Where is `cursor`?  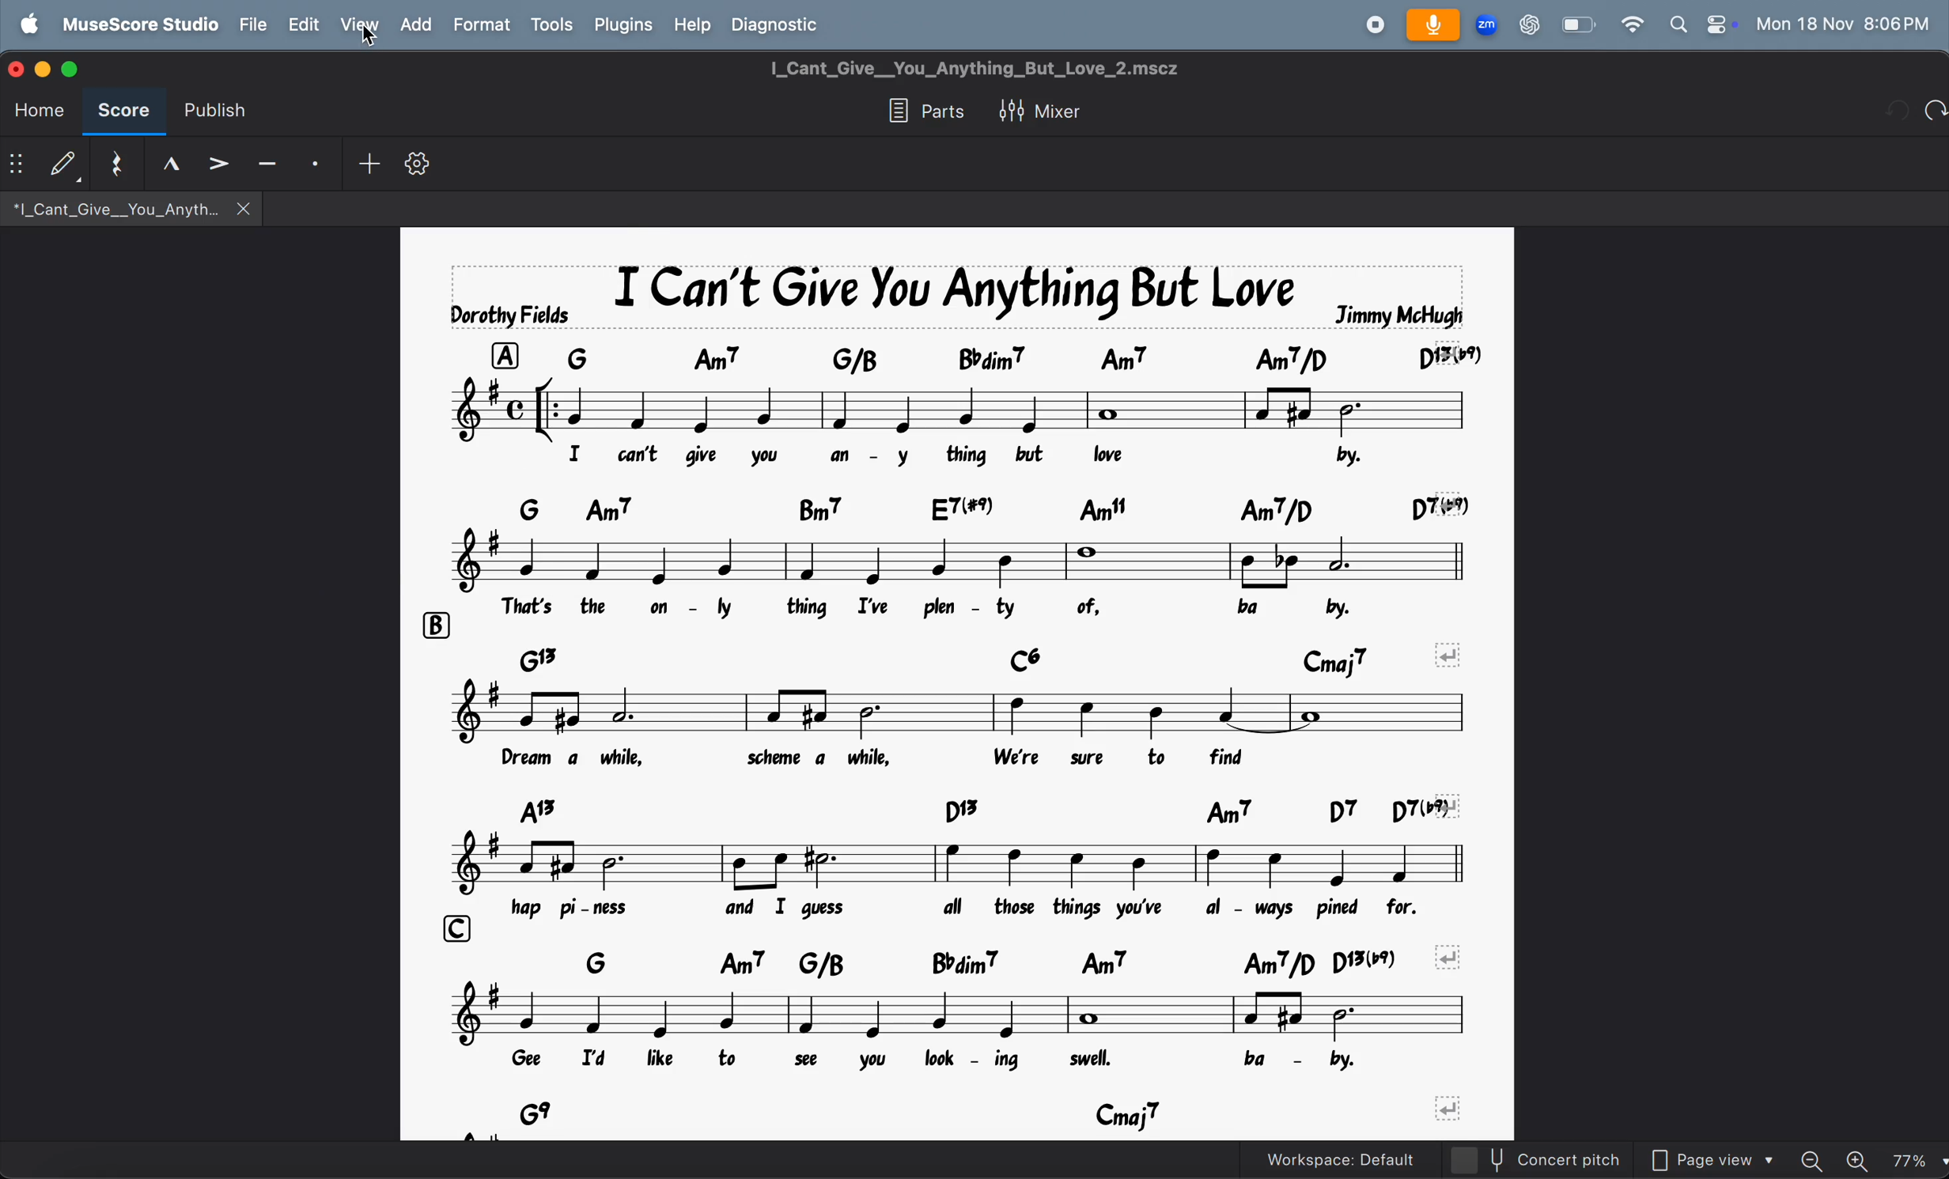 cursor is located at coordinates (370, 38).